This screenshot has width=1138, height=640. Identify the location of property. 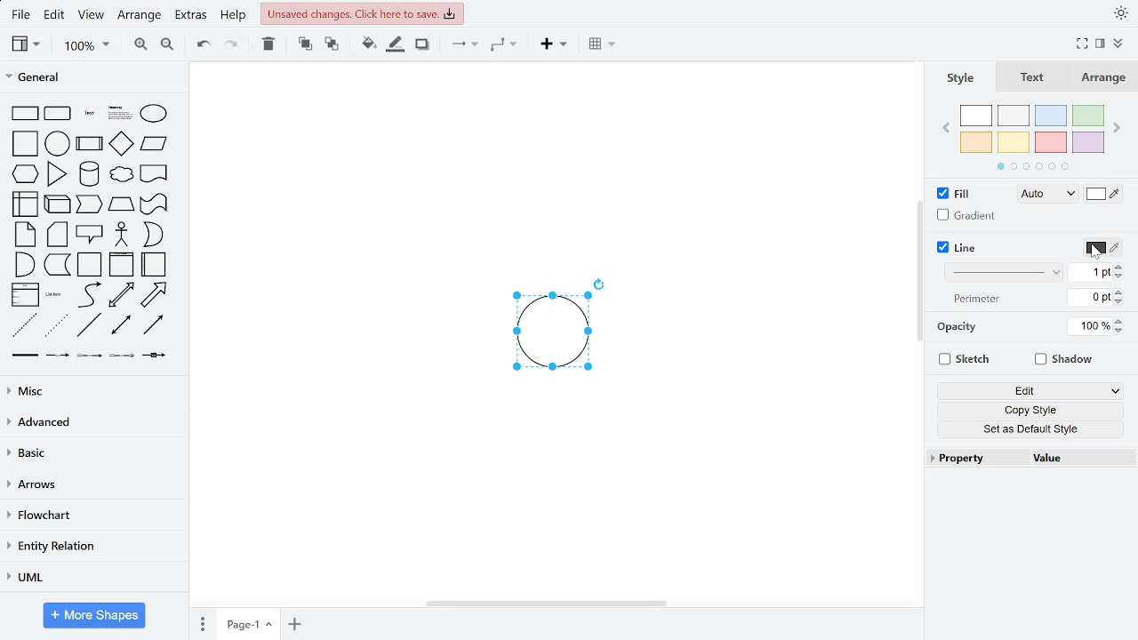
(975, 459).